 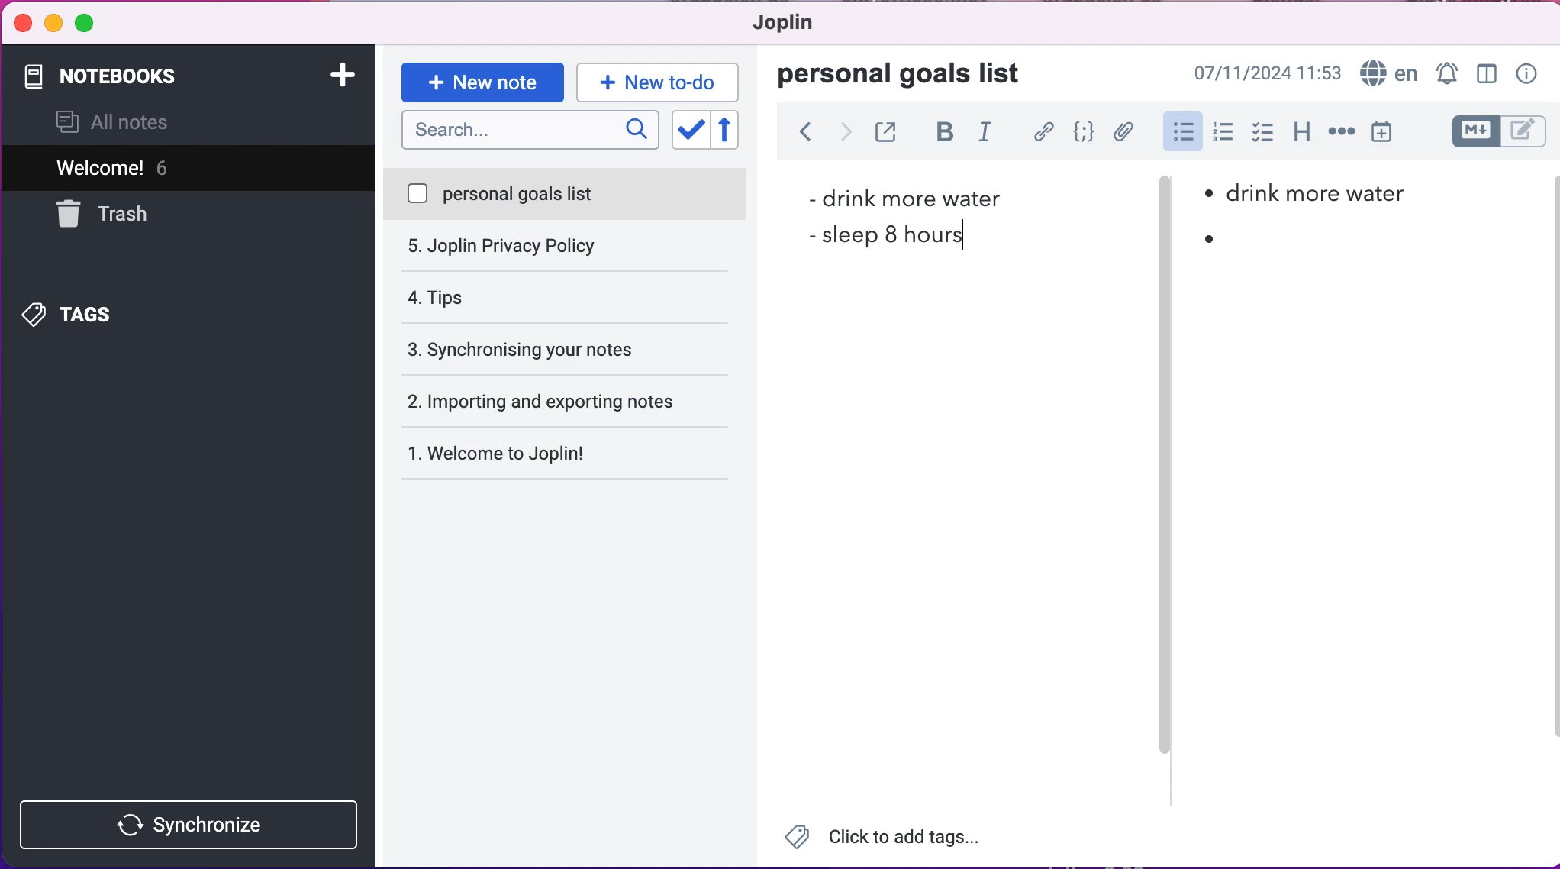 What do you see at coordinates (508, 453) in the screenshot?
I see `Welcome to Joplin!` at bounding box center [508, 453].